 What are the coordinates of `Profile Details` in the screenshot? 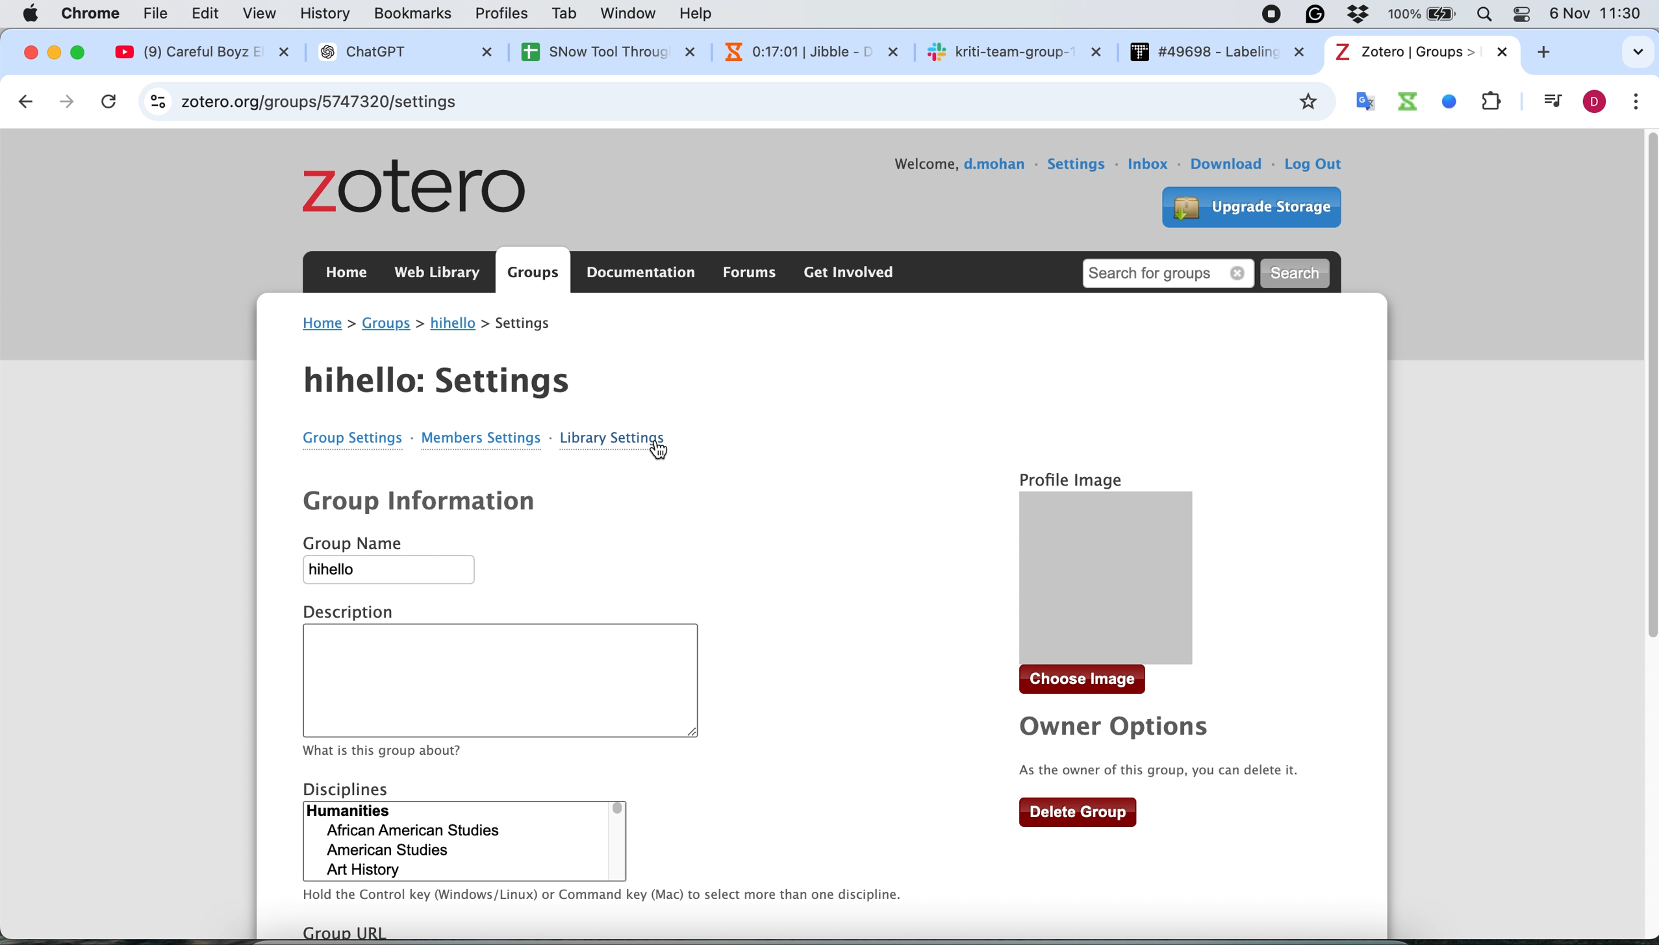 It's located at (1074, 472).